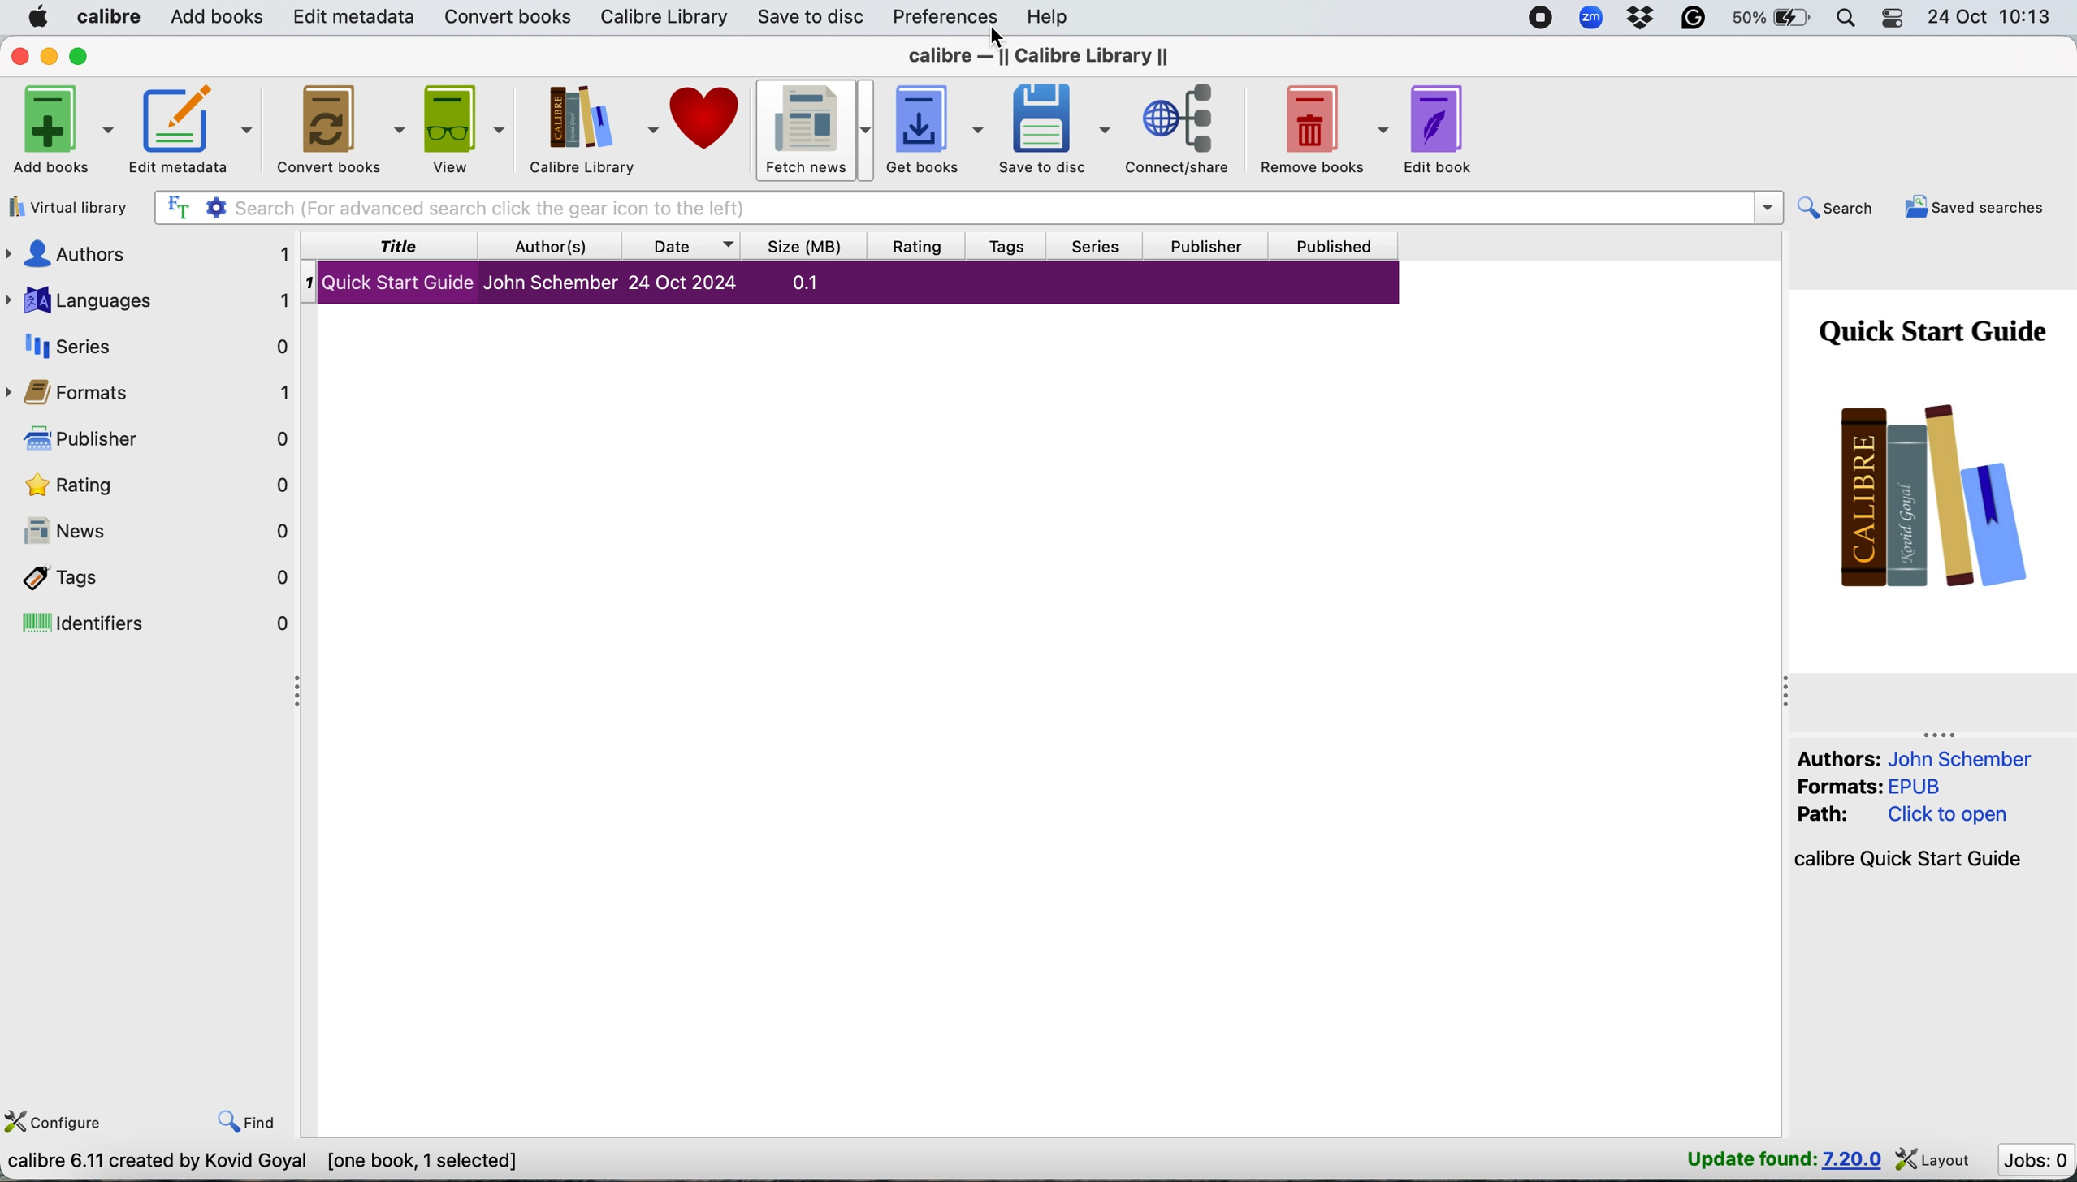 Image resolution: width=2077 pixels, height=1182 pixels. What do you see at coordinates (1041, 60) in the screenshot?
I see `calibre library` at bounding box center [1041, 60].